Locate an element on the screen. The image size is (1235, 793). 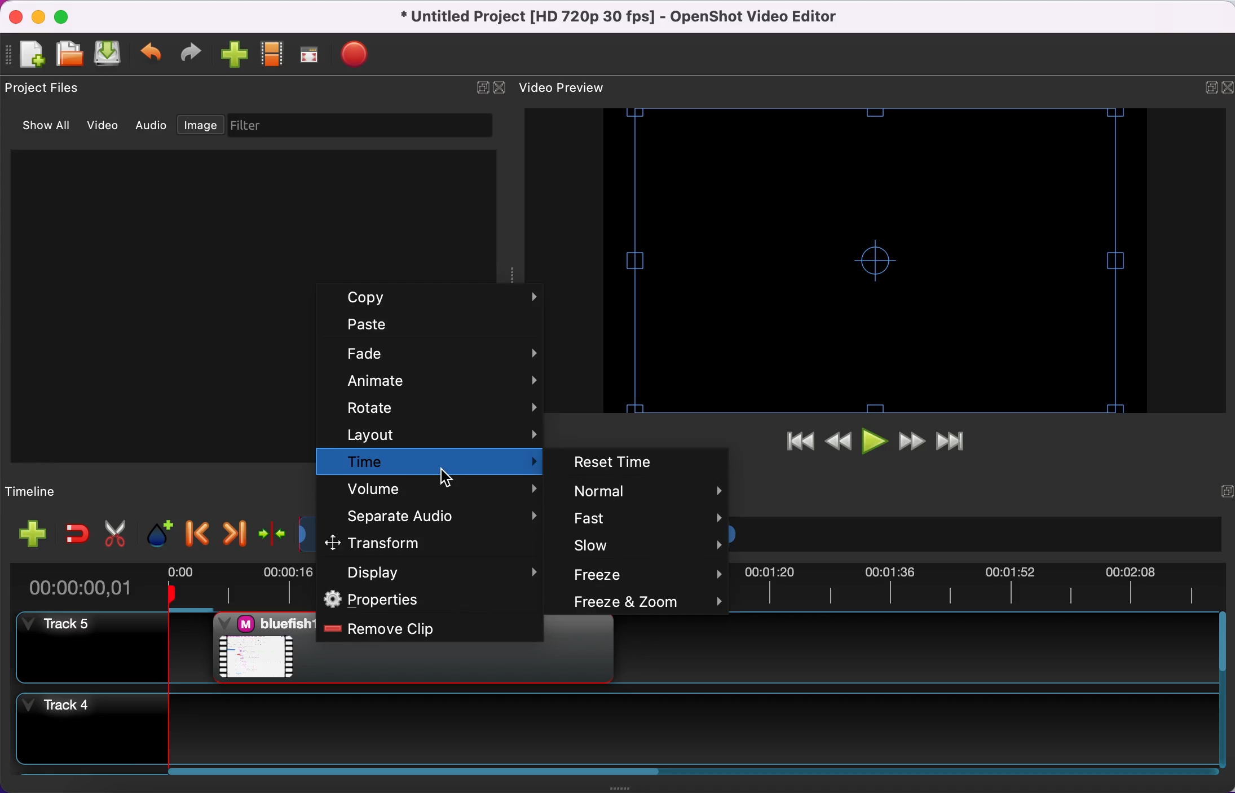
freeze and zoom is located at coordinates (646, 602).